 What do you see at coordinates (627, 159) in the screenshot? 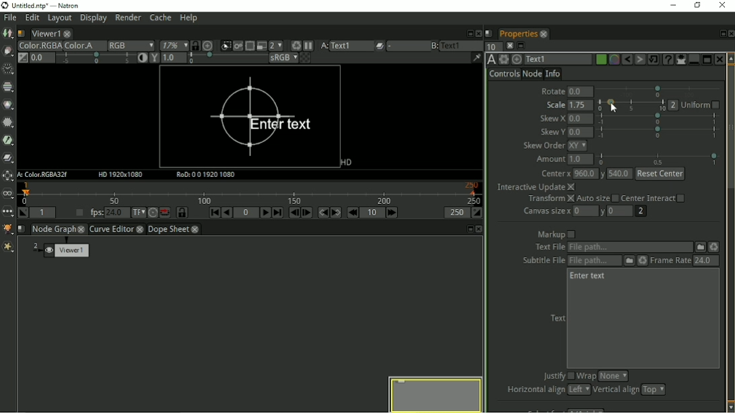
I see `Amount` at bounding box center [627, 159].